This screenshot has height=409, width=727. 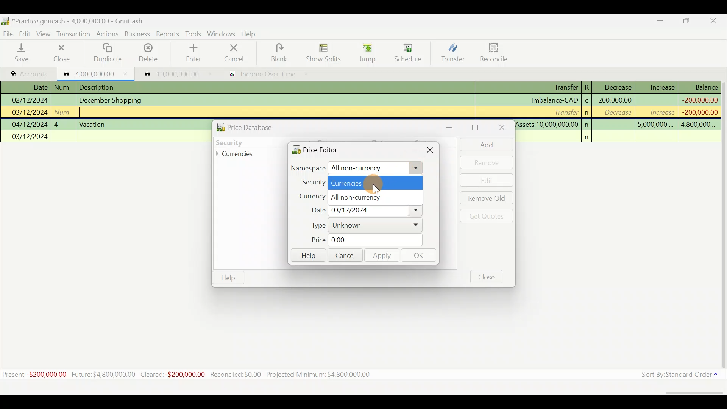 I want to click on Close, so click(x=431, y=151).